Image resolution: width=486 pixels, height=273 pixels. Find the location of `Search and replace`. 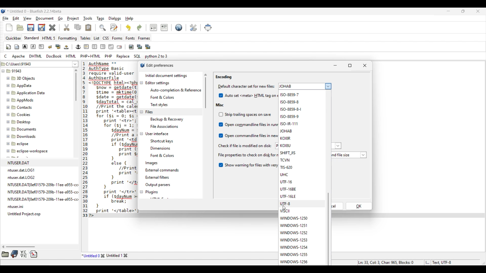

Search and replace is located at coordinates (108, 27).